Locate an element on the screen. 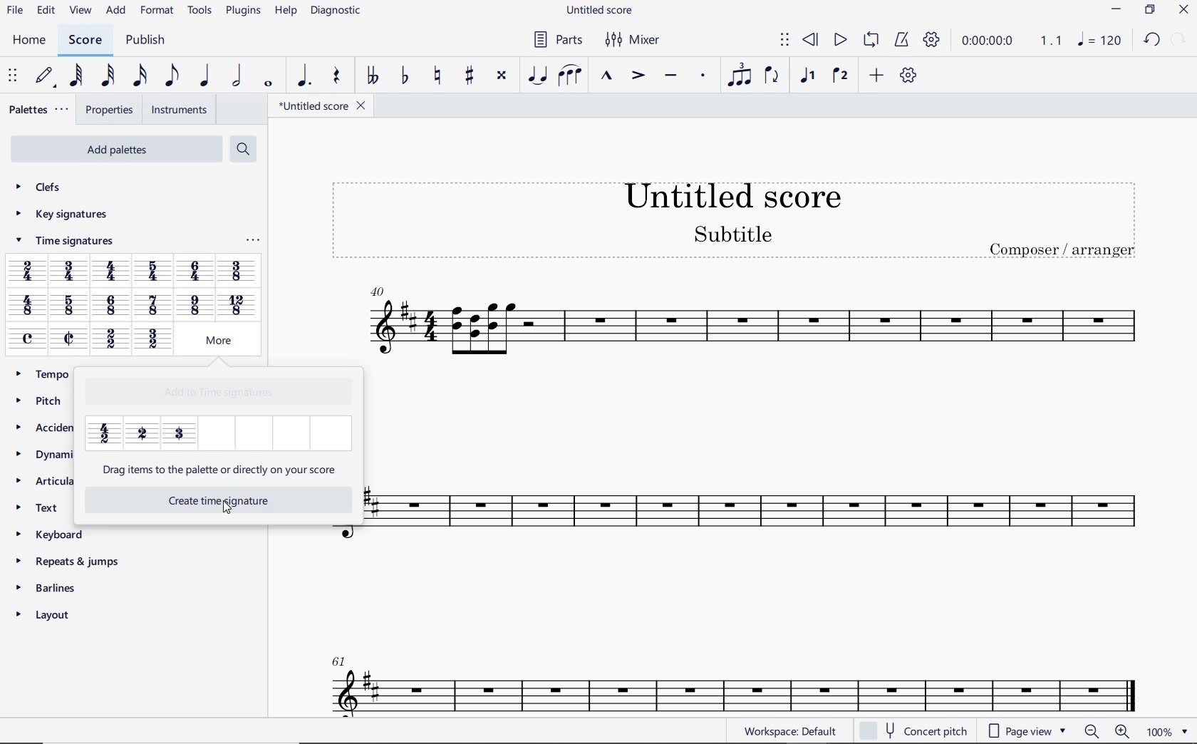  MARCATO is located at coordinates (607, 77).